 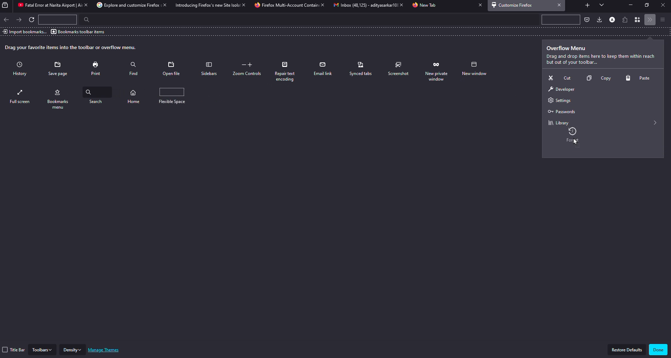 What do you see at coordinates (587, 19) in the screenshot?
I see `save to packet` at bounding box center [587, 19].